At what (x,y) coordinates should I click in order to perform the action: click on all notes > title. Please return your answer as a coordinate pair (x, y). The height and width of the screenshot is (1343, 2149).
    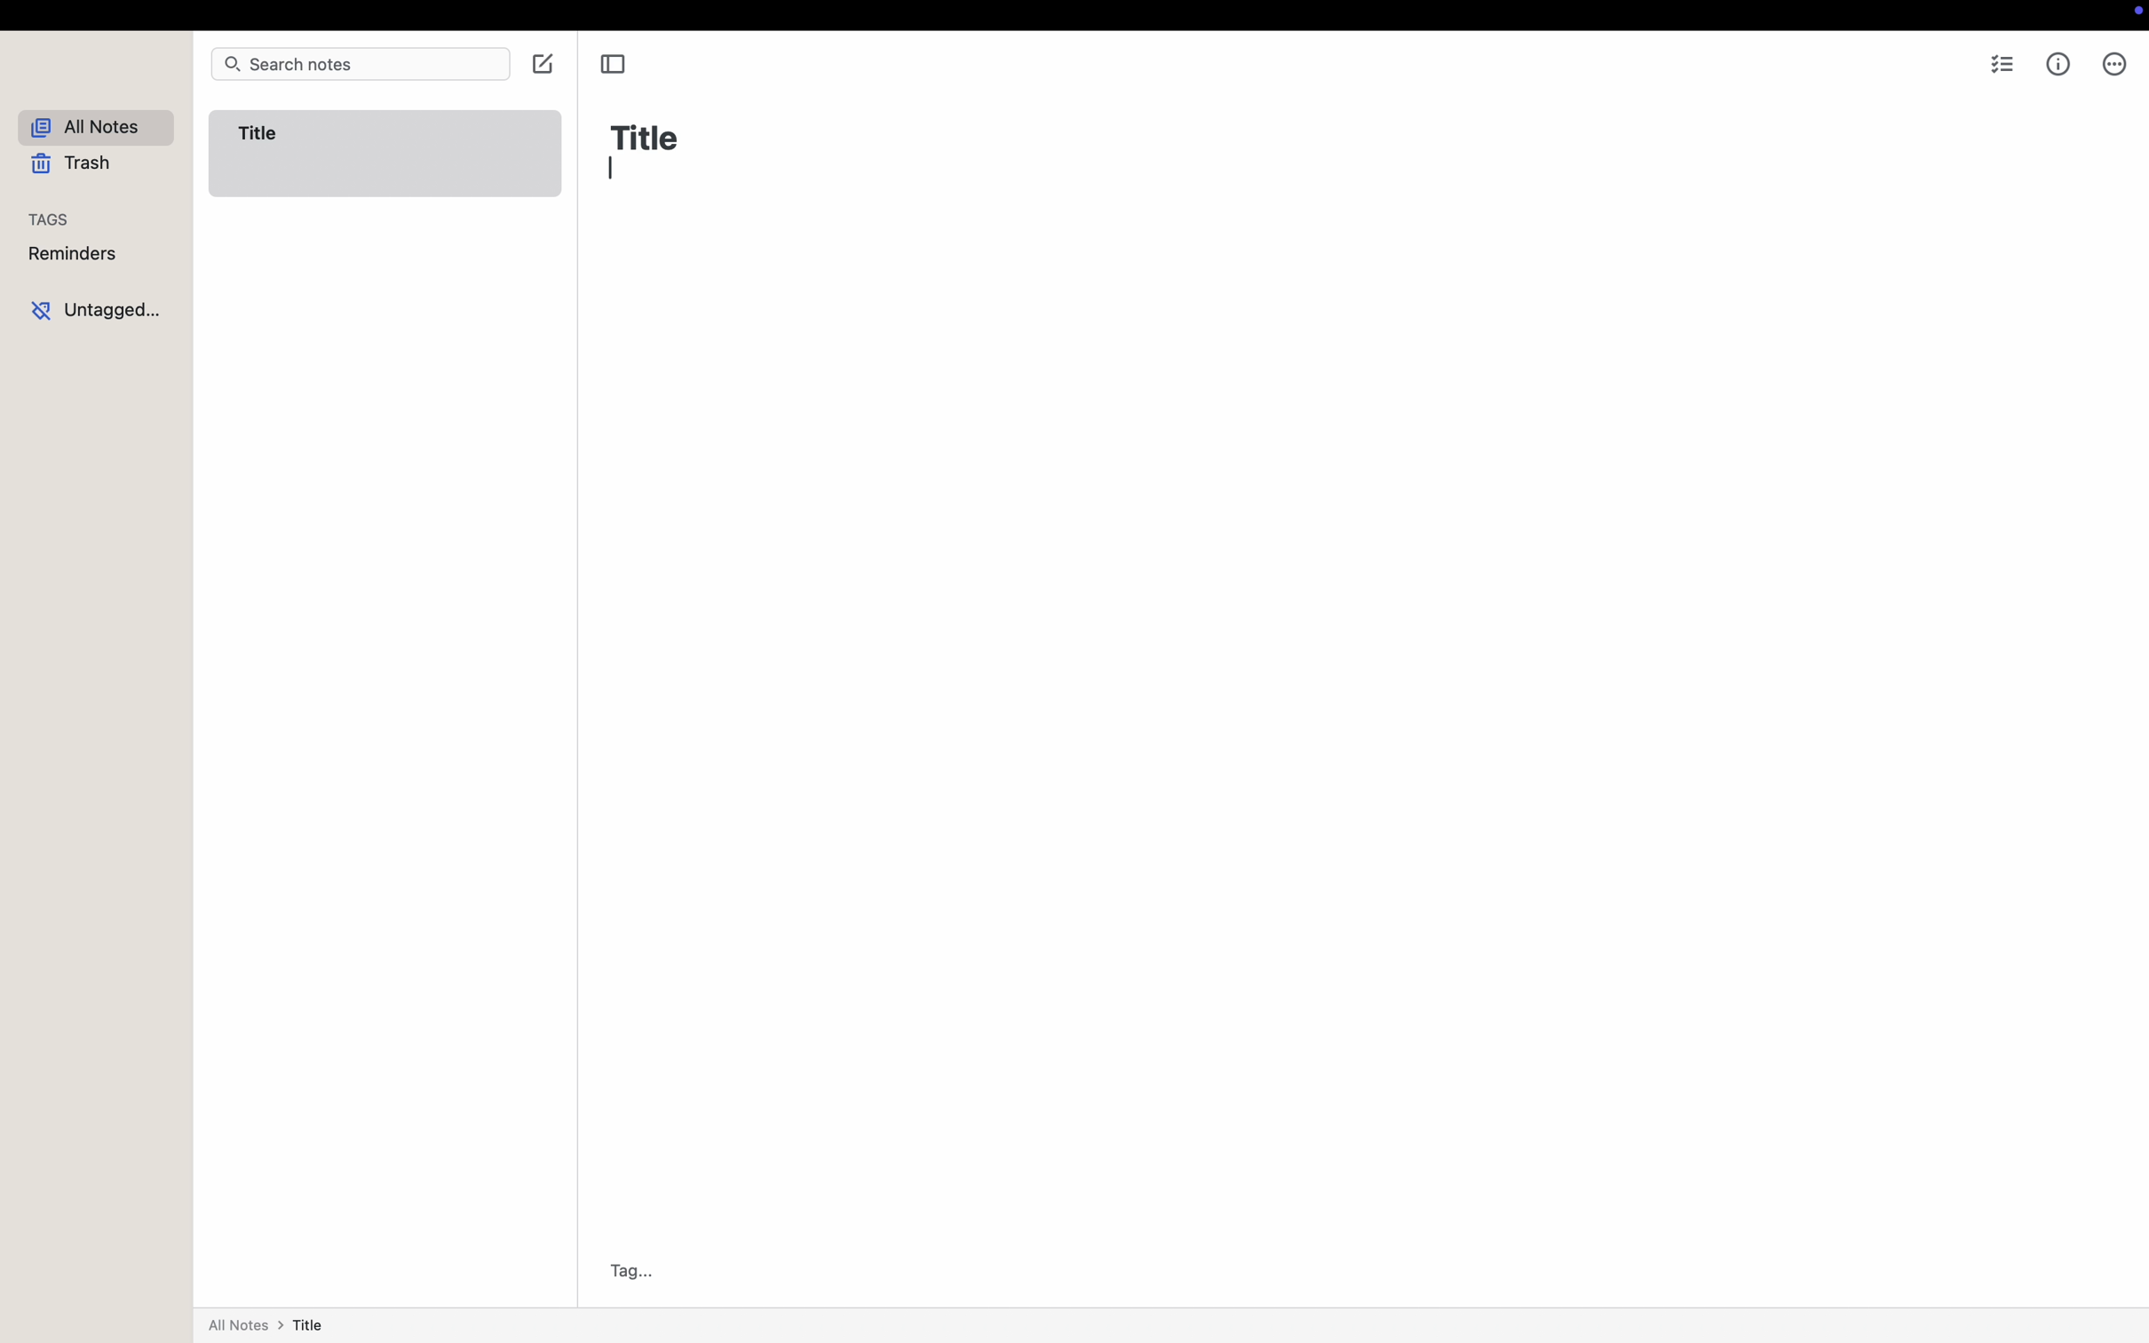
    Looking at the image, I should click on (273, 1325).